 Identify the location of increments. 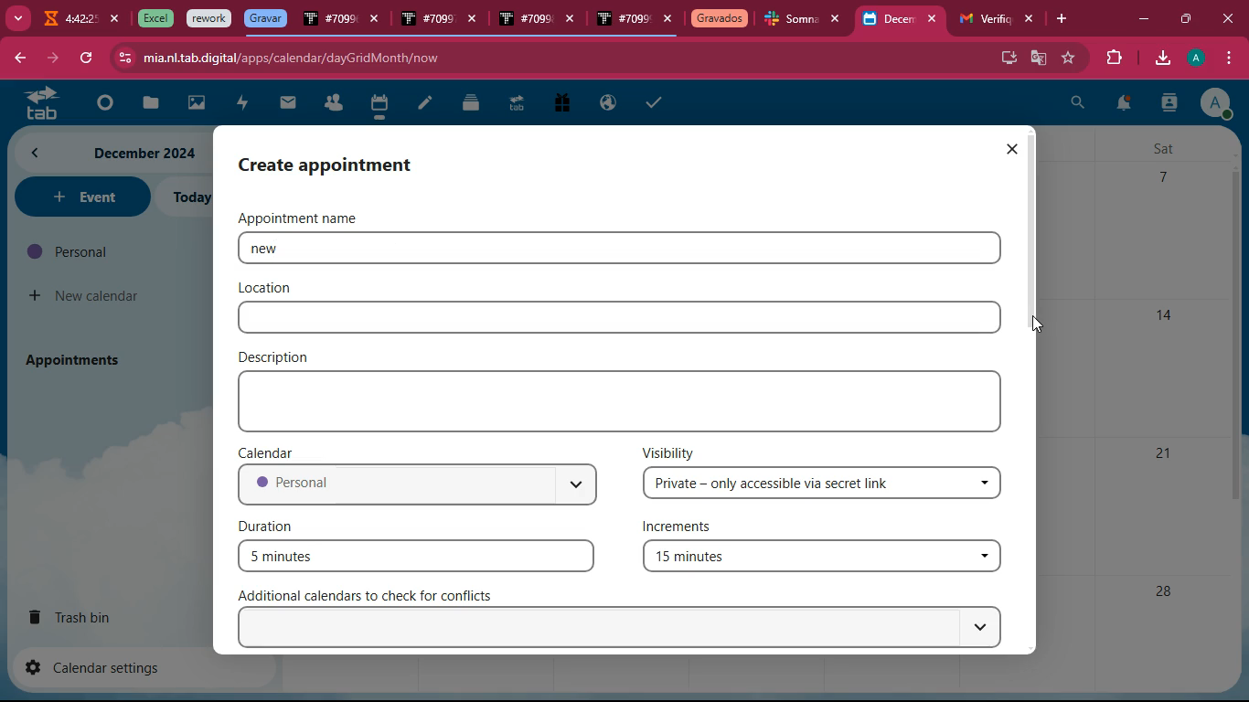
(688, 528).